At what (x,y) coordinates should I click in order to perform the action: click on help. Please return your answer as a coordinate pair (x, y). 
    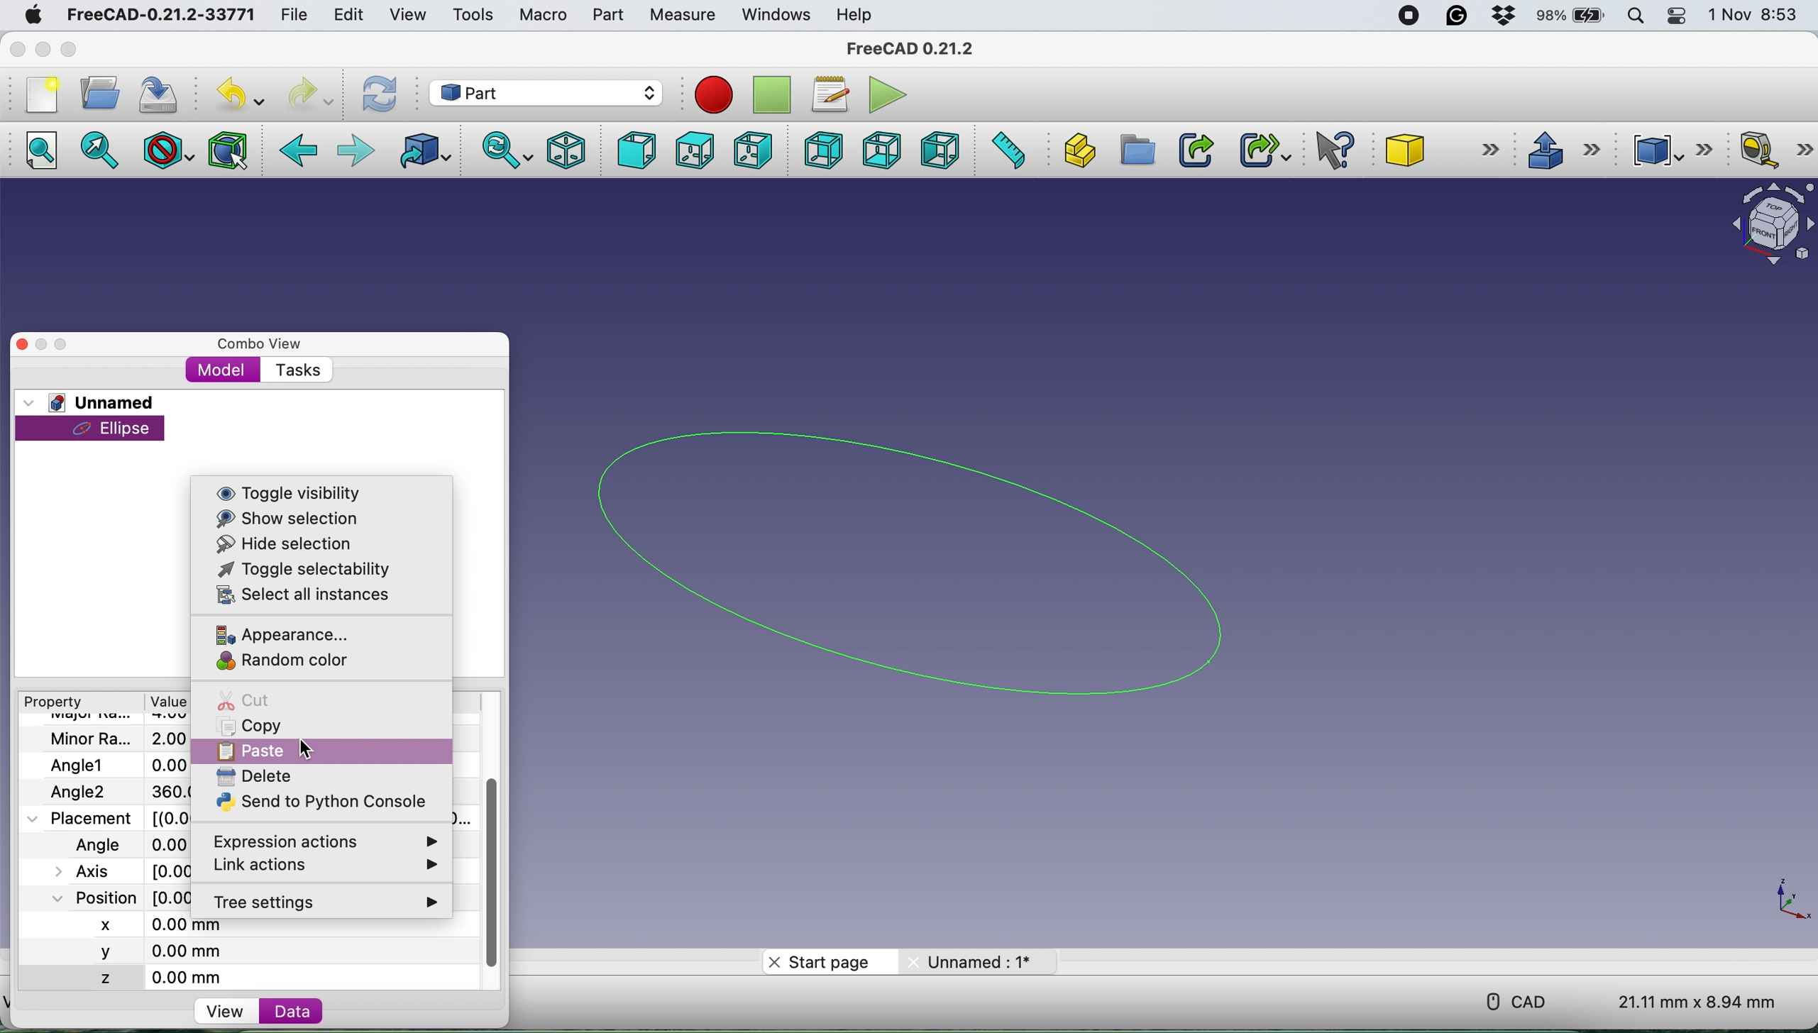
    Looking at the image, I should click on (859, 13).